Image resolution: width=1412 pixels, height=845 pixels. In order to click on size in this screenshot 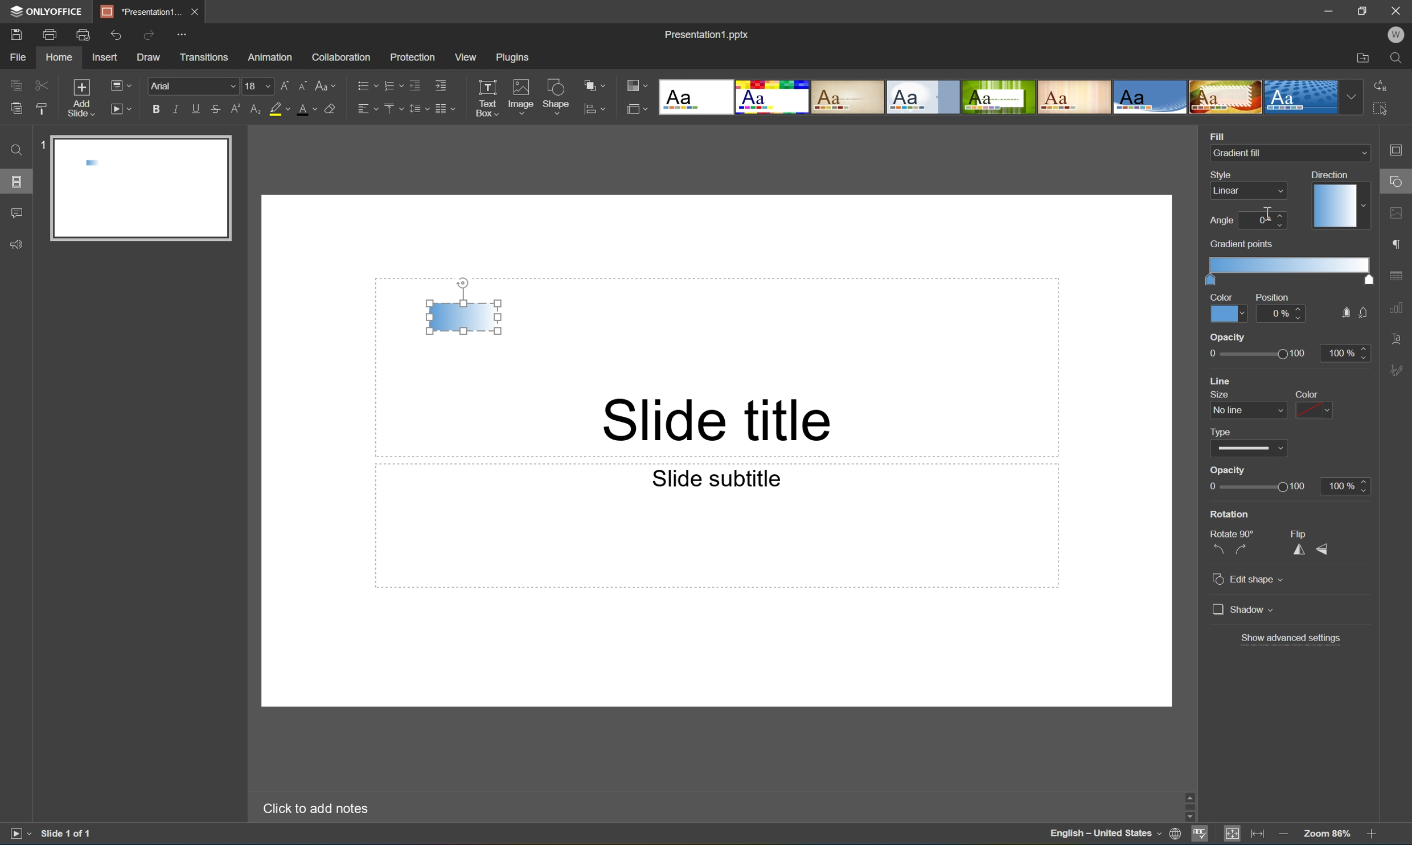, I will do `click(1217, 394)`.